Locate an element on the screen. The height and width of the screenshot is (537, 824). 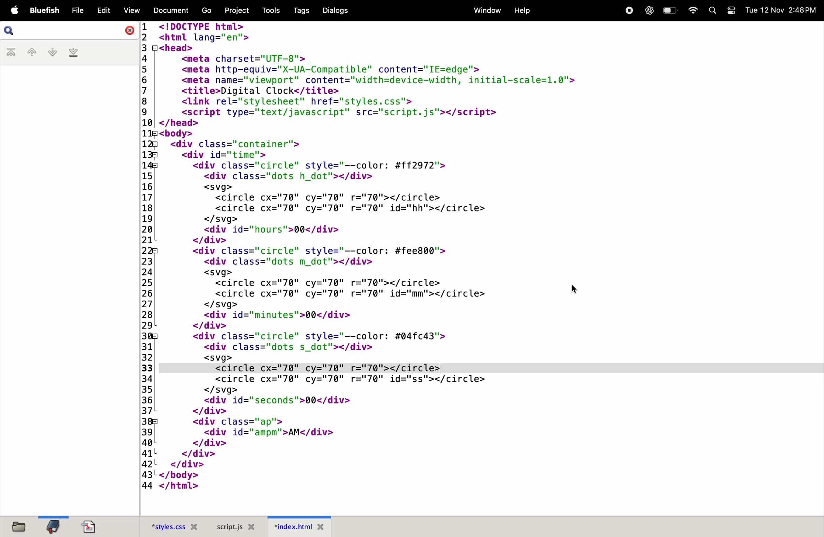
last bookmark is located at coordinates (75, 54).